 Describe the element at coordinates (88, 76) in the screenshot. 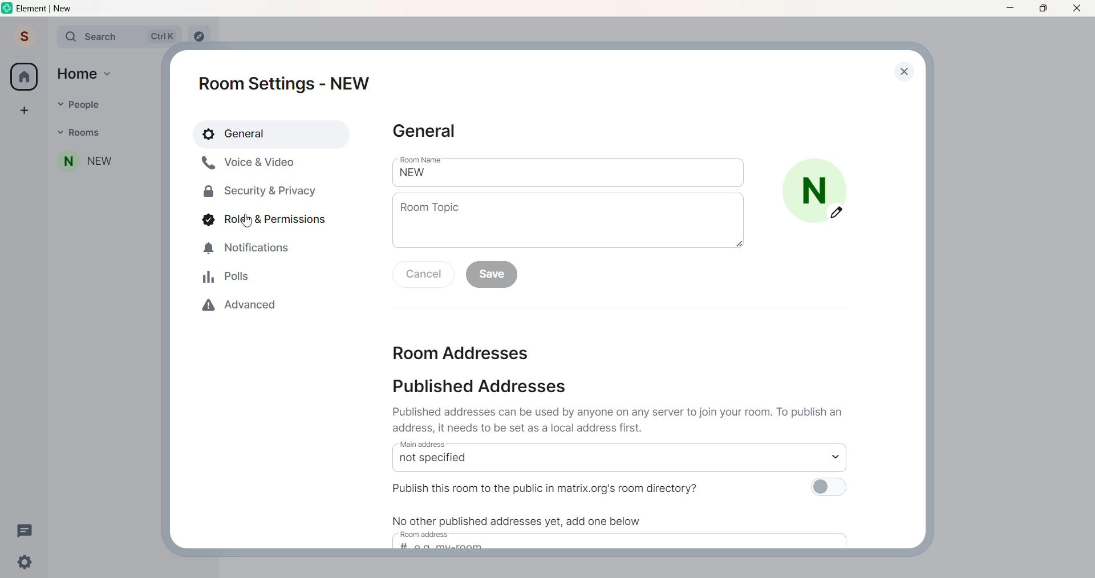

I see `home option` at that location.